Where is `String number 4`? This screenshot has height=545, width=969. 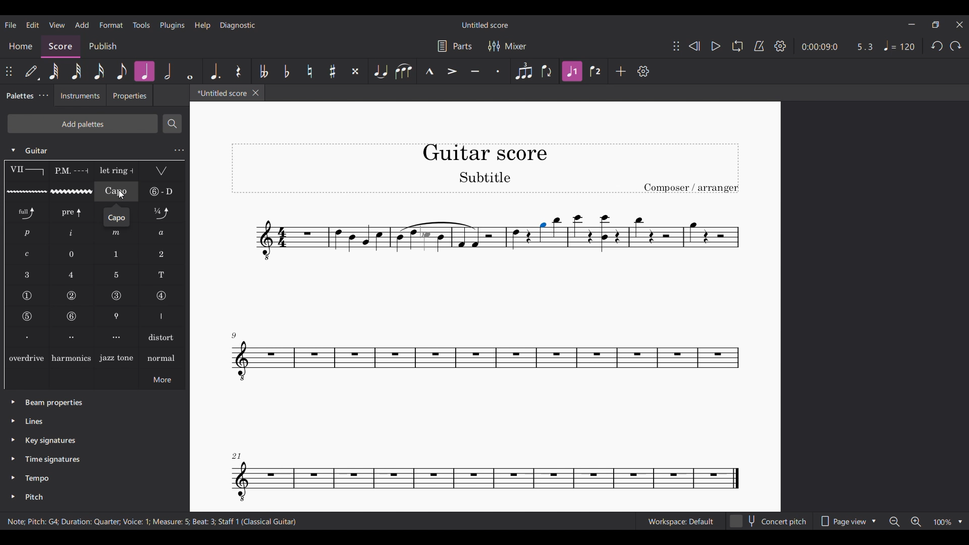
String number 4 is located at coordinates (161, 296).